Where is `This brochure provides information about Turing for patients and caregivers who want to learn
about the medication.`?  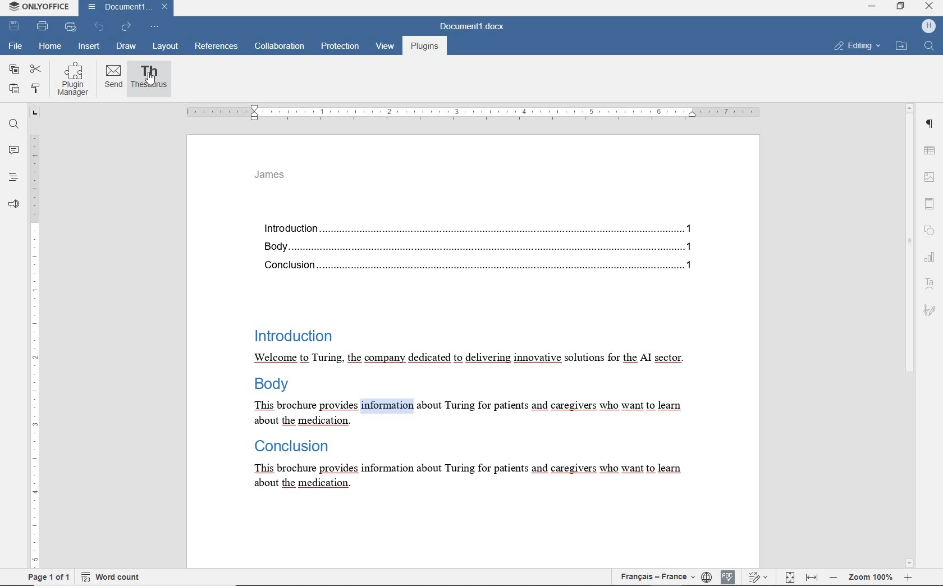 This brochure provides information about Turing for patients and caregivers who want to learn
about the medication. is located at coordinates (465, 415).